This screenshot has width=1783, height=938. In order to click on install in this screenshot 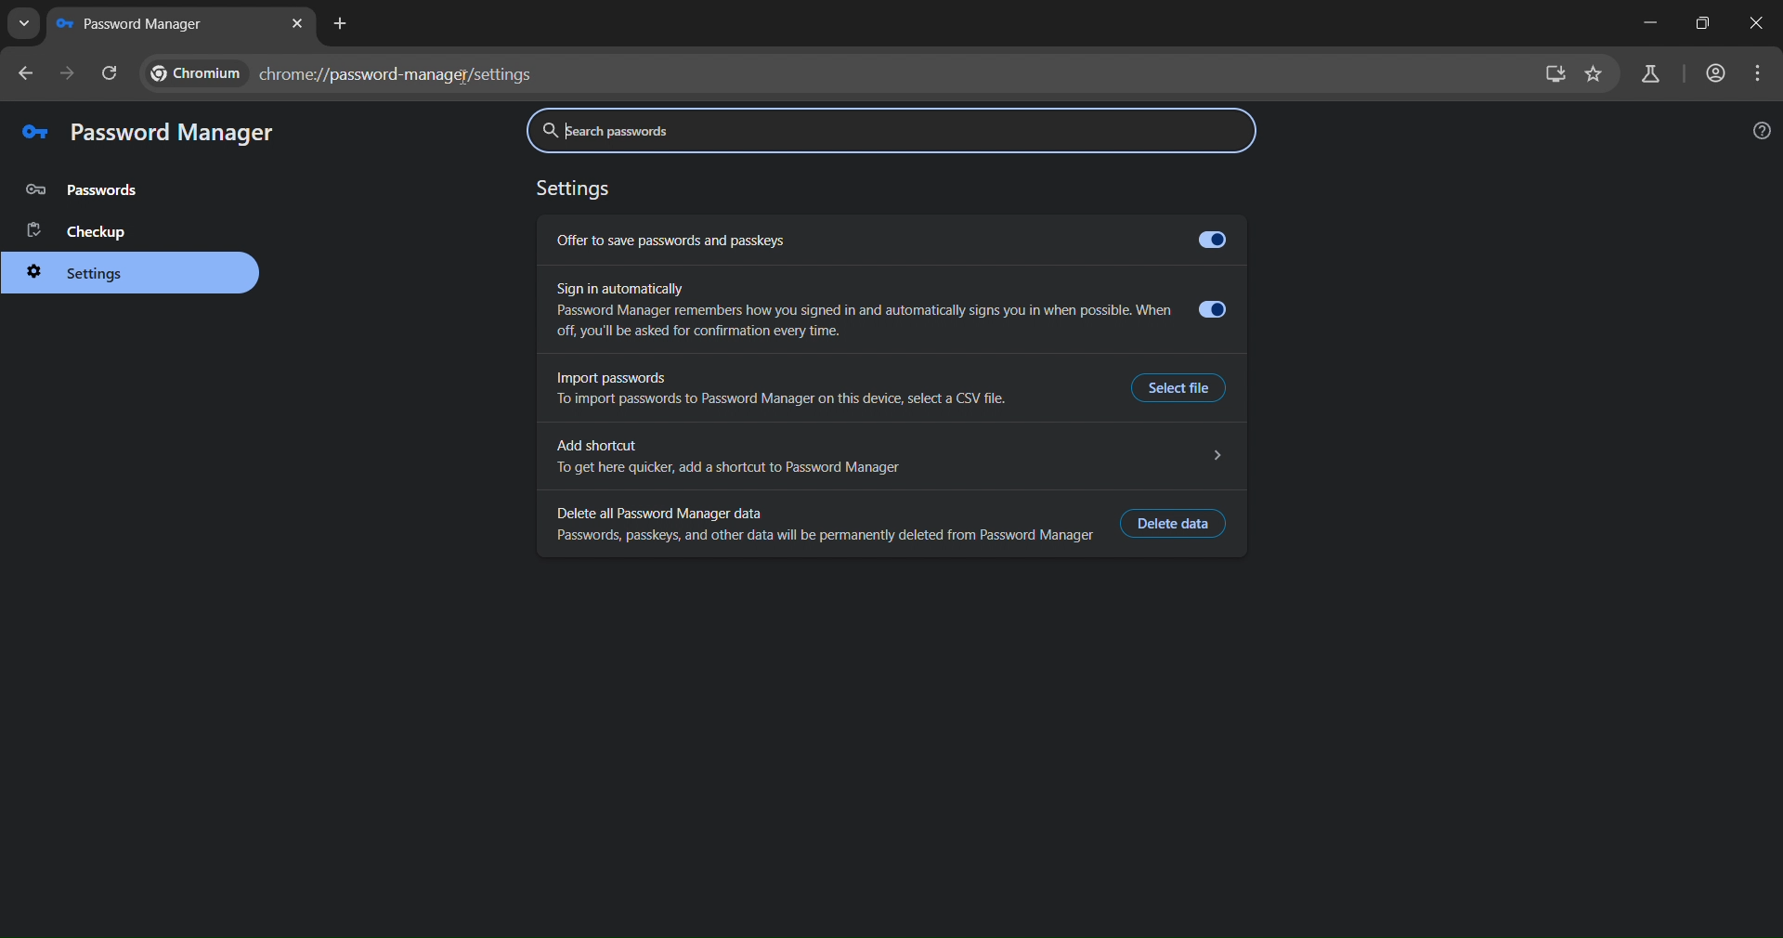, I will do `click(1554, 73)`.